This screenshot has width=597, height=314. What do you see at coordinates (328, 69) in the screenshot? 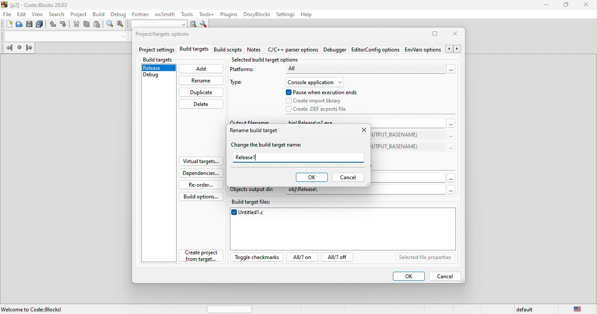
I see `ALL` at bounding box center [328, 69].